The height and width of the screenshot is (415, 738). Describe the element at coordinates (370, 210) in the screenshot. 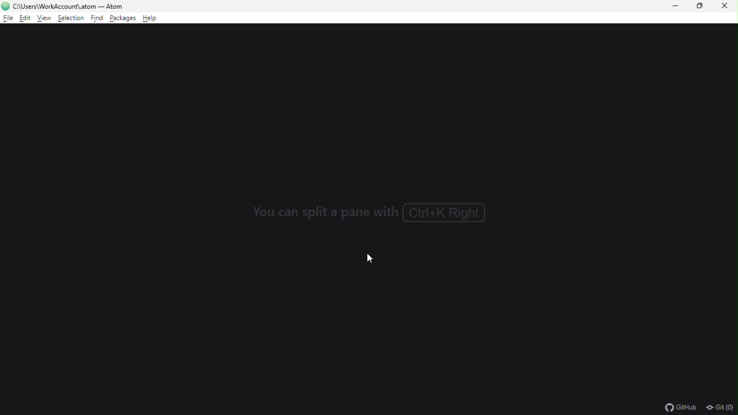

I see `Text: You can split a pane with Ctrl+K Right` at that location.